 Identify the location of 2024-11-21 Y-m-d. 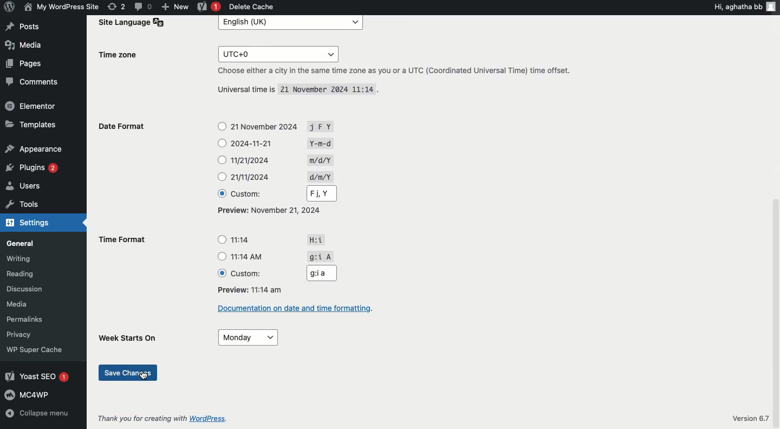
(284, 143).